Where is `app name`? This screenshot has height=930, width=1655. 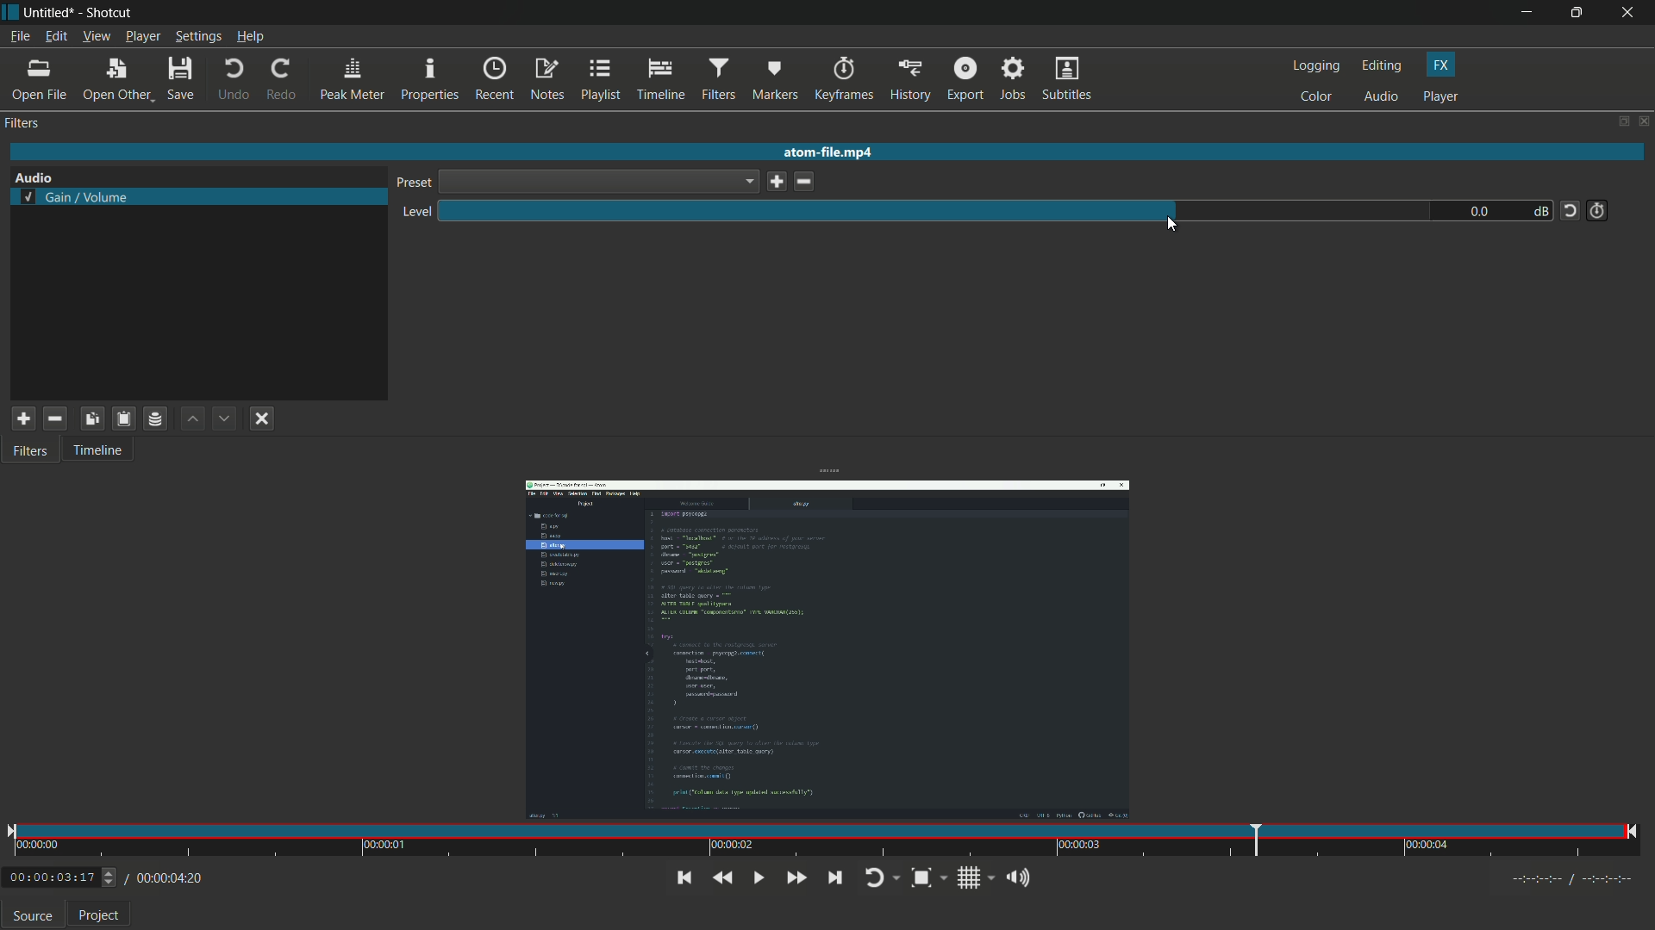
app name is located at coordinates (107, 13).